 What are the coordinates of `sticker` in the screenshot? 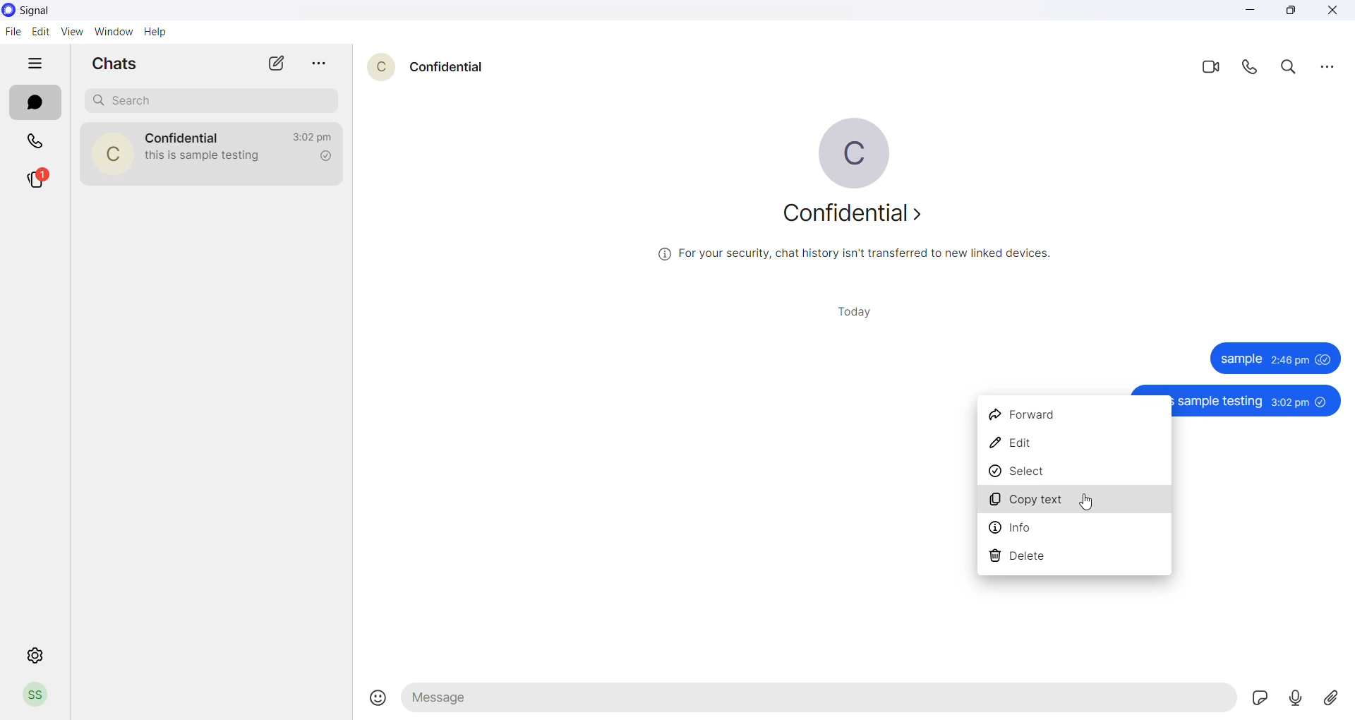 It's located at (1257, 699).